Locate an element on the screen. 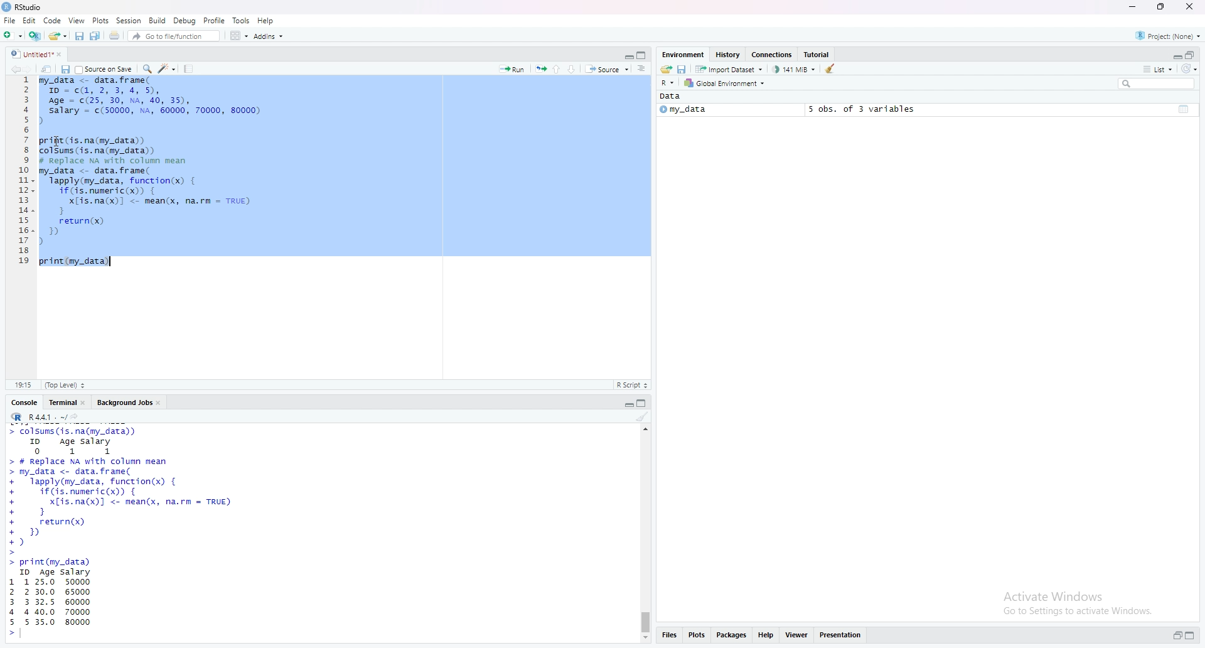 The width and height of the screenshot is (1205, 648). global environment is located at coordinates (726, 84).